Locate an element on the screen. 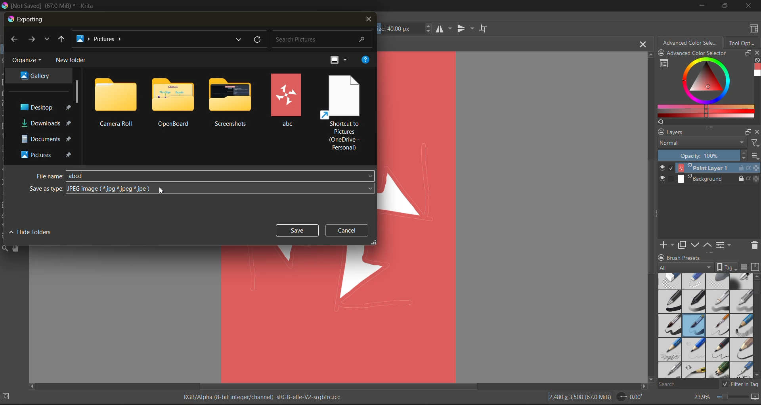 This screenshot has width=761, height=405. up to desktop is located at coordinates (62, 39).